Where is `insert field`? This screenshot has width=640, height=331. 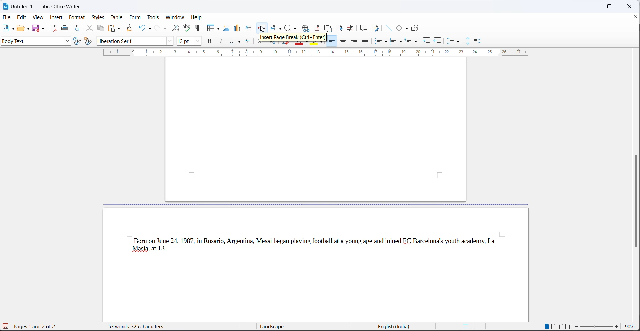
insert field is located at coordinates (276, 29).